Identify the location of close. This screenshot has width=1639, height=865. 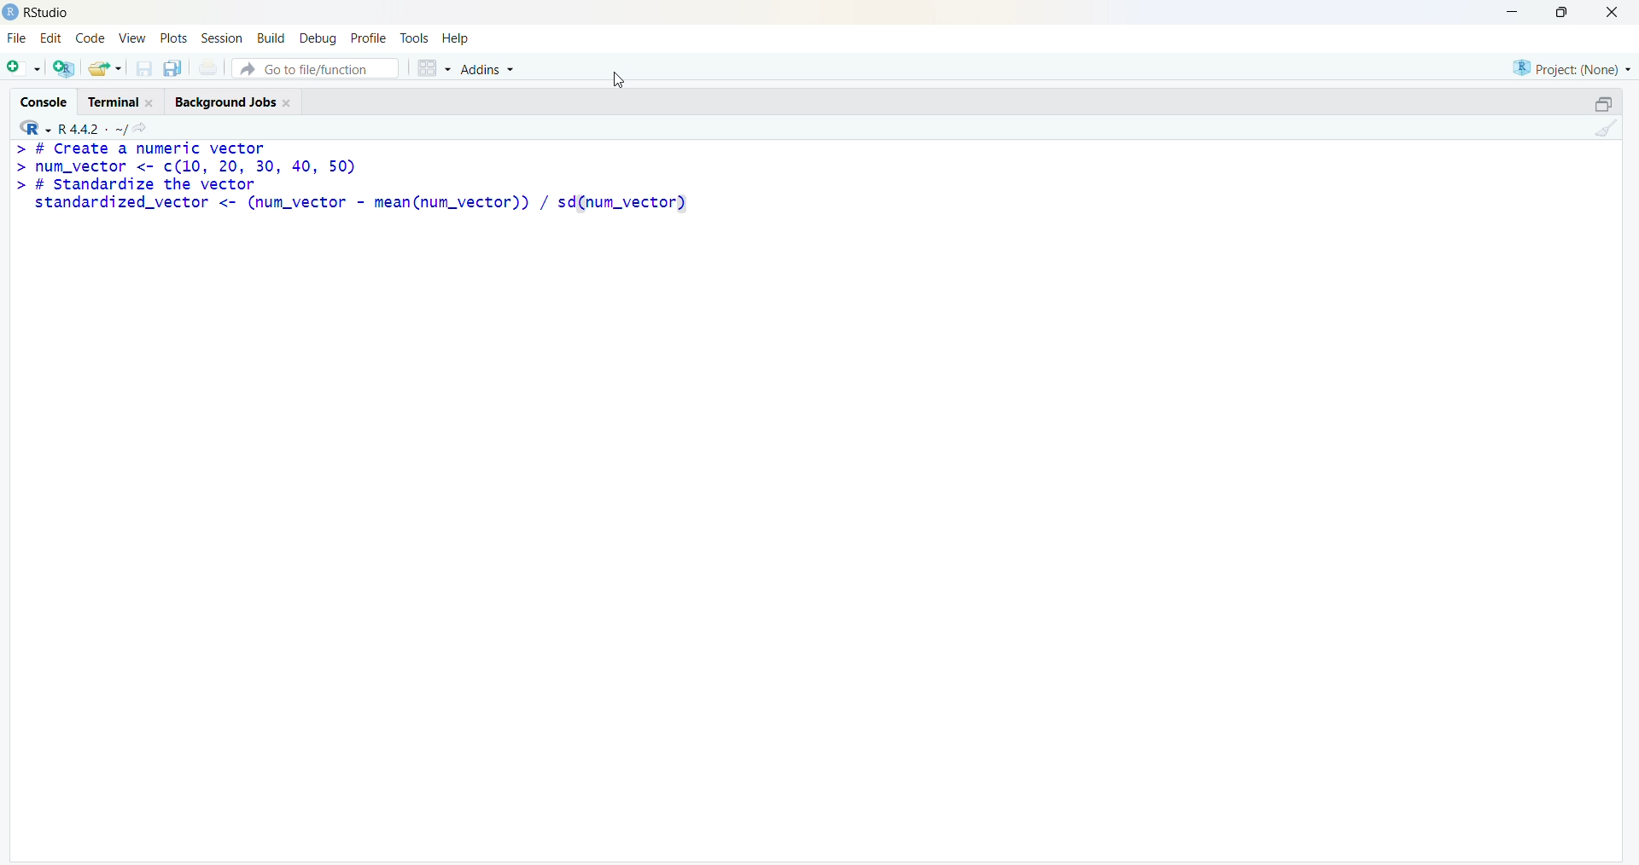
(151, 103).